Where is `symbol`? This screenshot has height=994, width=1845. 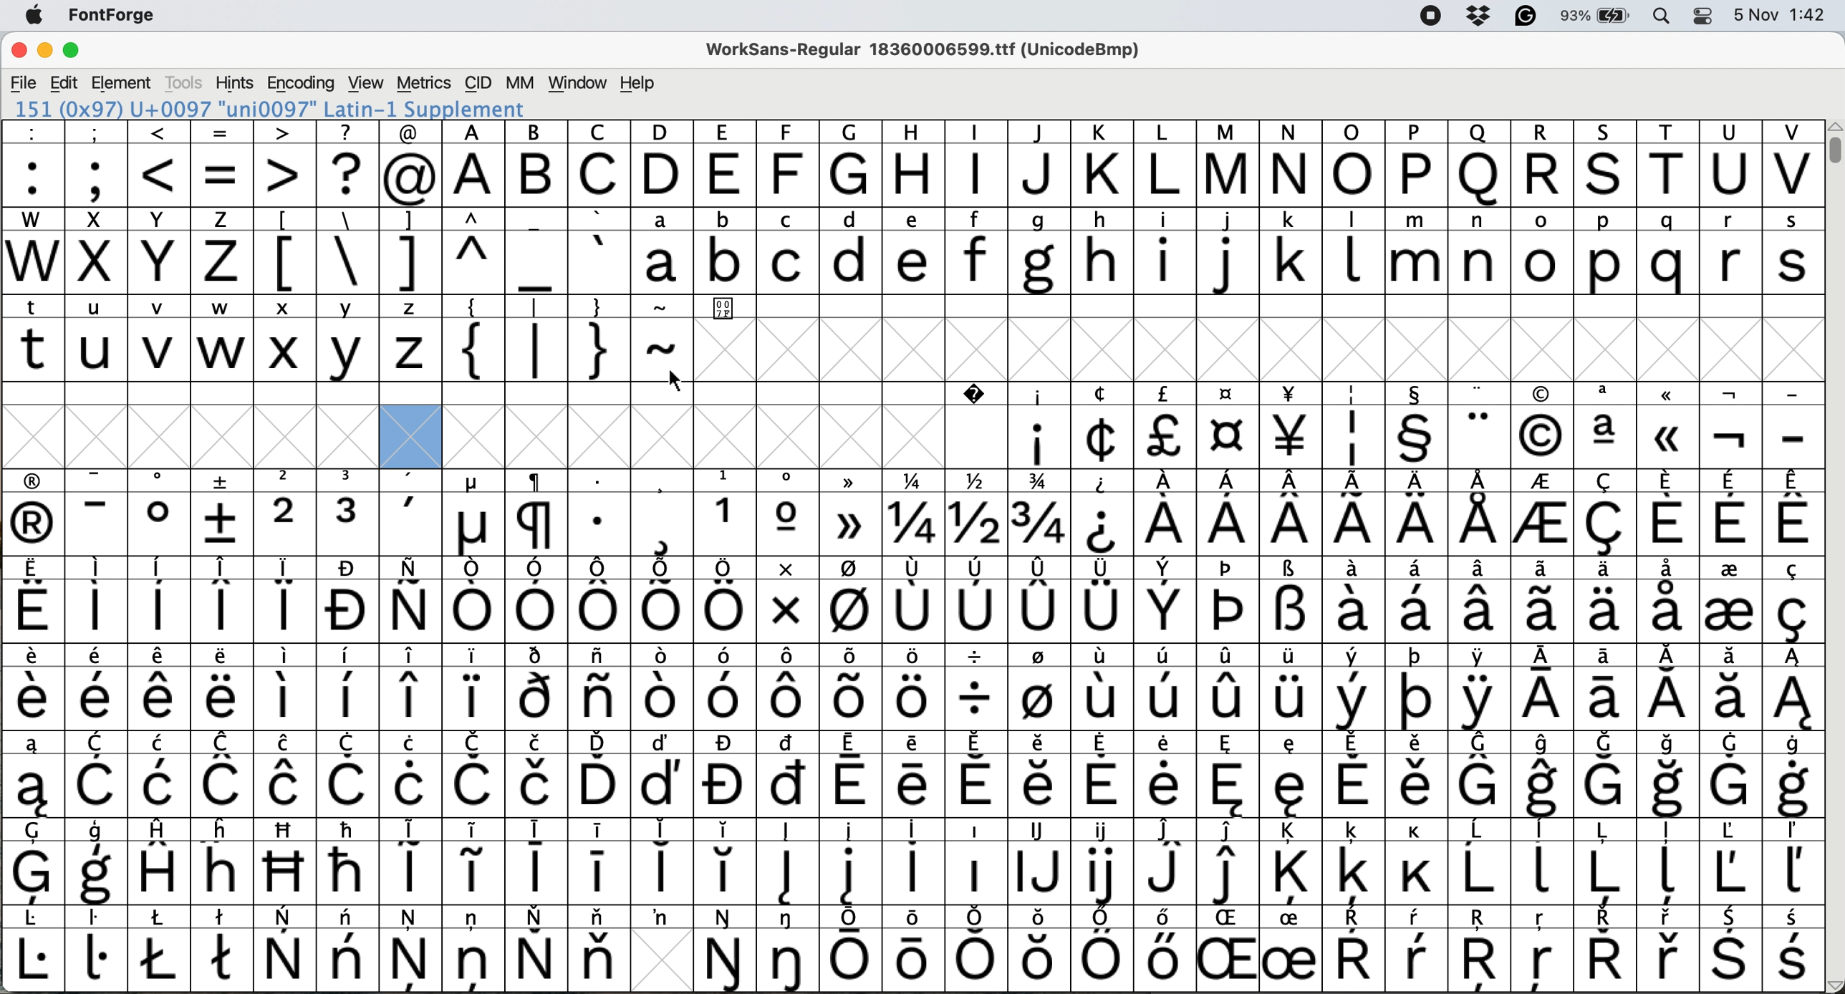
symbol is located at coordinates (1670, 688).